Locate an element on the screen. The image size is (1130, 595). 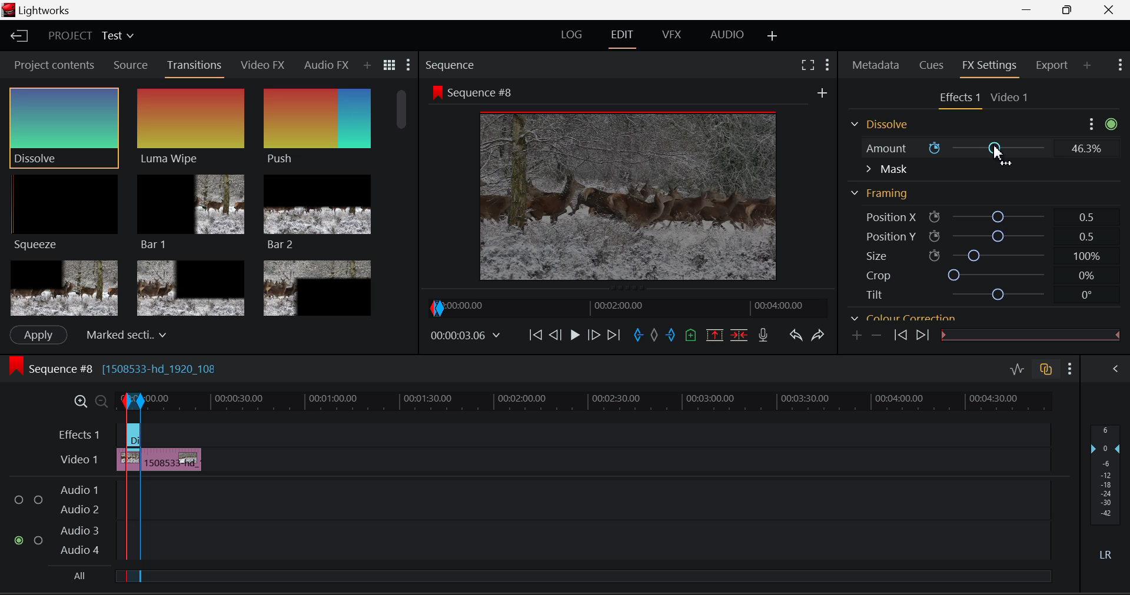
Video 1 Settings is located at coordinates (1010, 96).